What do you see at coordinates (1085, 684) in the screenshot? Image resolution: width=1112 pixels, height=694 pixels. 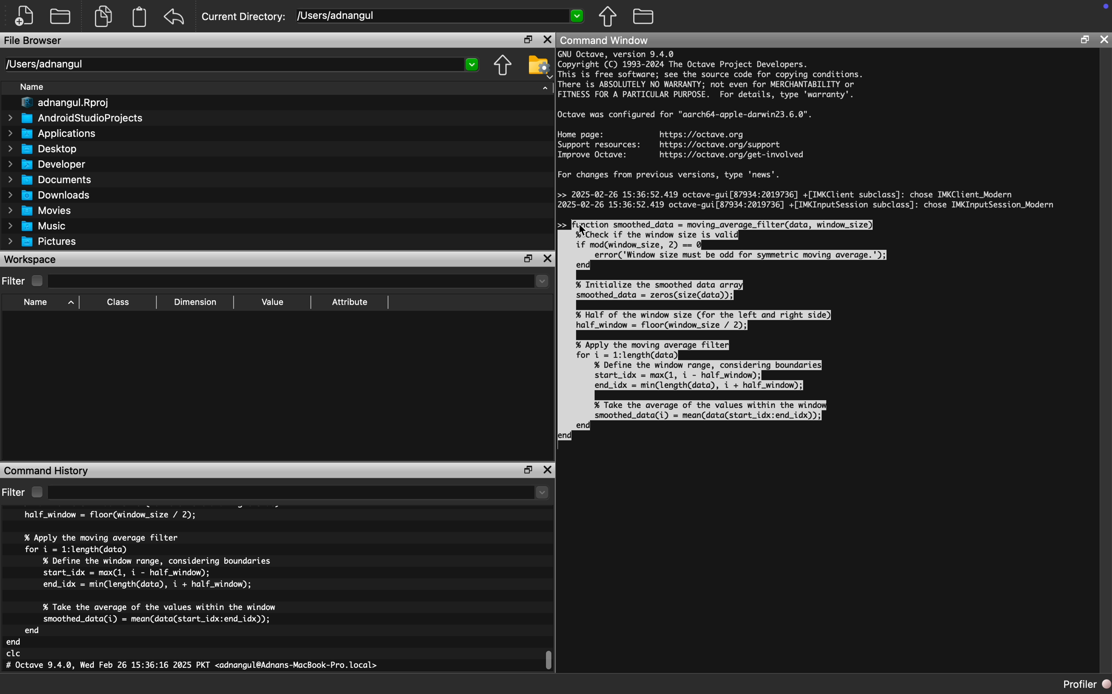 I see `Profiler` at bounding box center [1085, 684].